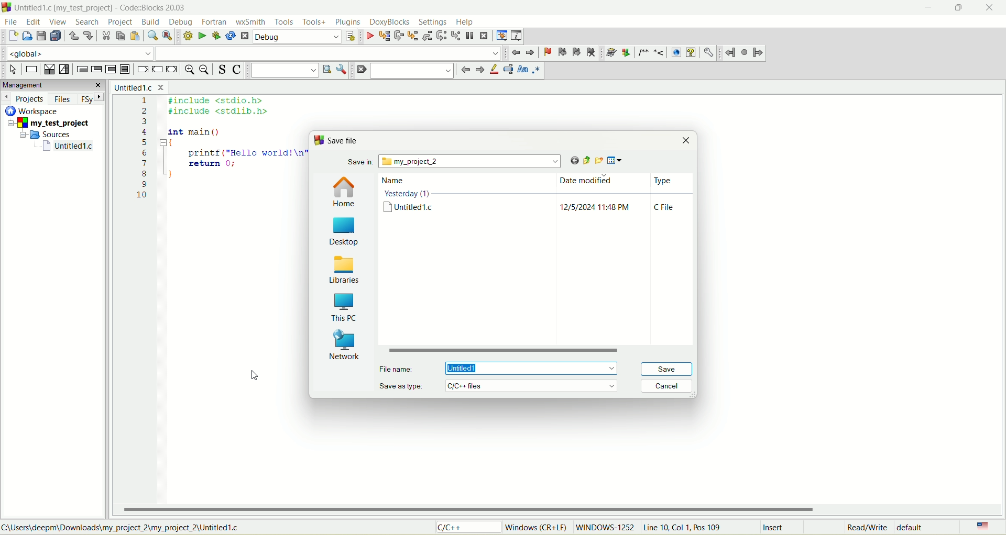 The image size is (1006, 535). Describe the element at coordinates (141, 71) in the screenshot. I see `break instruction` at that location.